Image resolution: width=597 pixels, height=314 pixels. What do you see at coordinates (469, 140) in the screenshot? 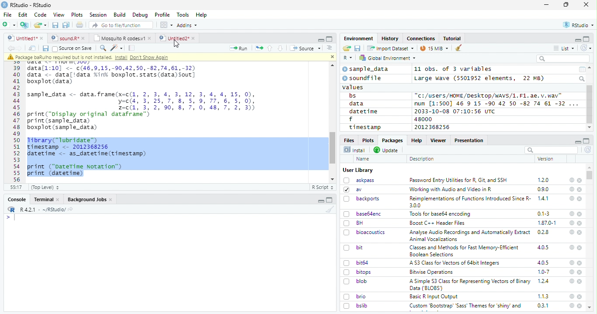
I see `Presentation` at bounding box center [469, 140].